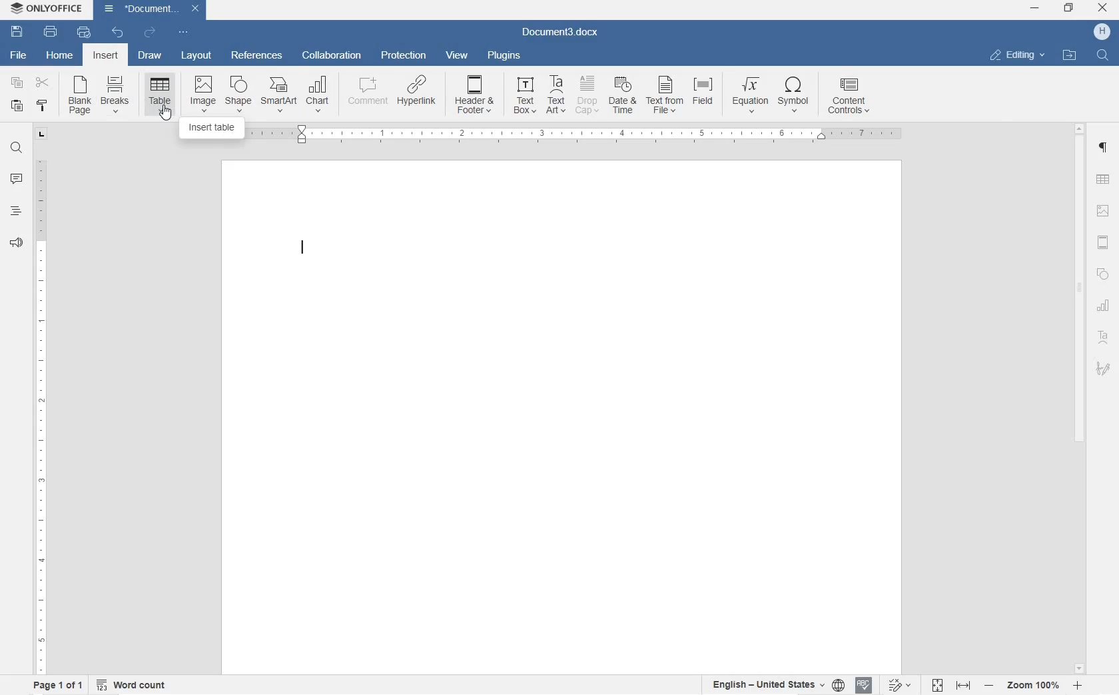 Image resolution: width=1119 pixels, height=695 pixels. What do you see at coordinates (951, 686) in the screenshot?
I see `FIT TO PAGE OR WIDTH` at bounding box center [951, 686].